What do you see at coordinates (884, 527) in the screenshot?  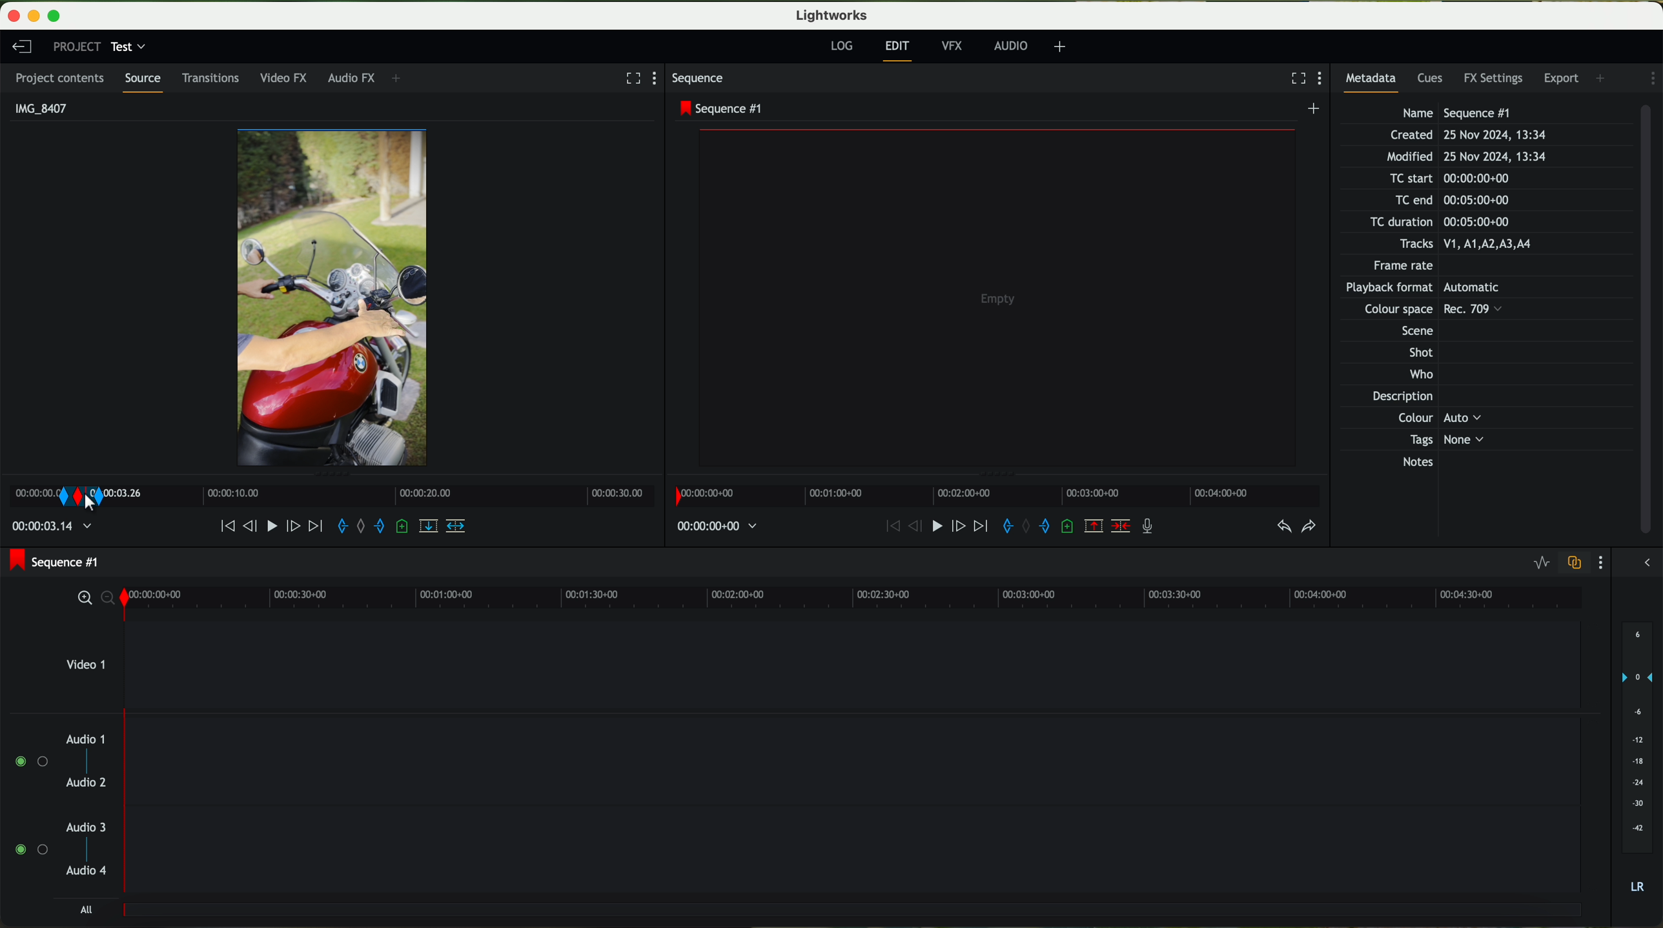 I see `move backward` at bounding box center [884, 527].